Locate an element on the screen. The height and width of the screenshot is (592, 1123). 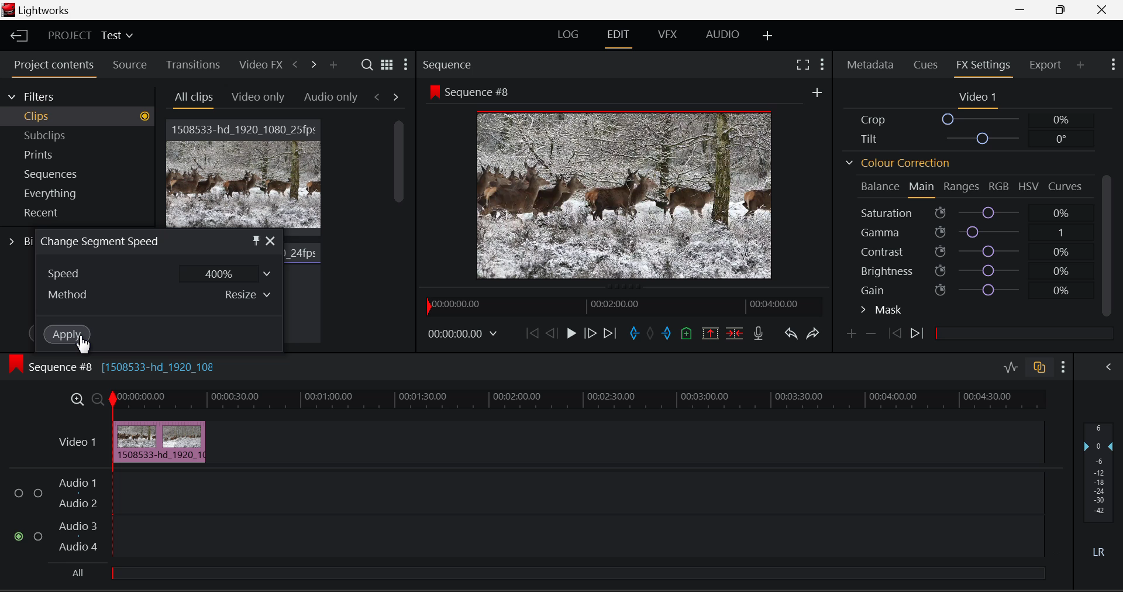
Filters Selection is located at coordinates (76, 96).